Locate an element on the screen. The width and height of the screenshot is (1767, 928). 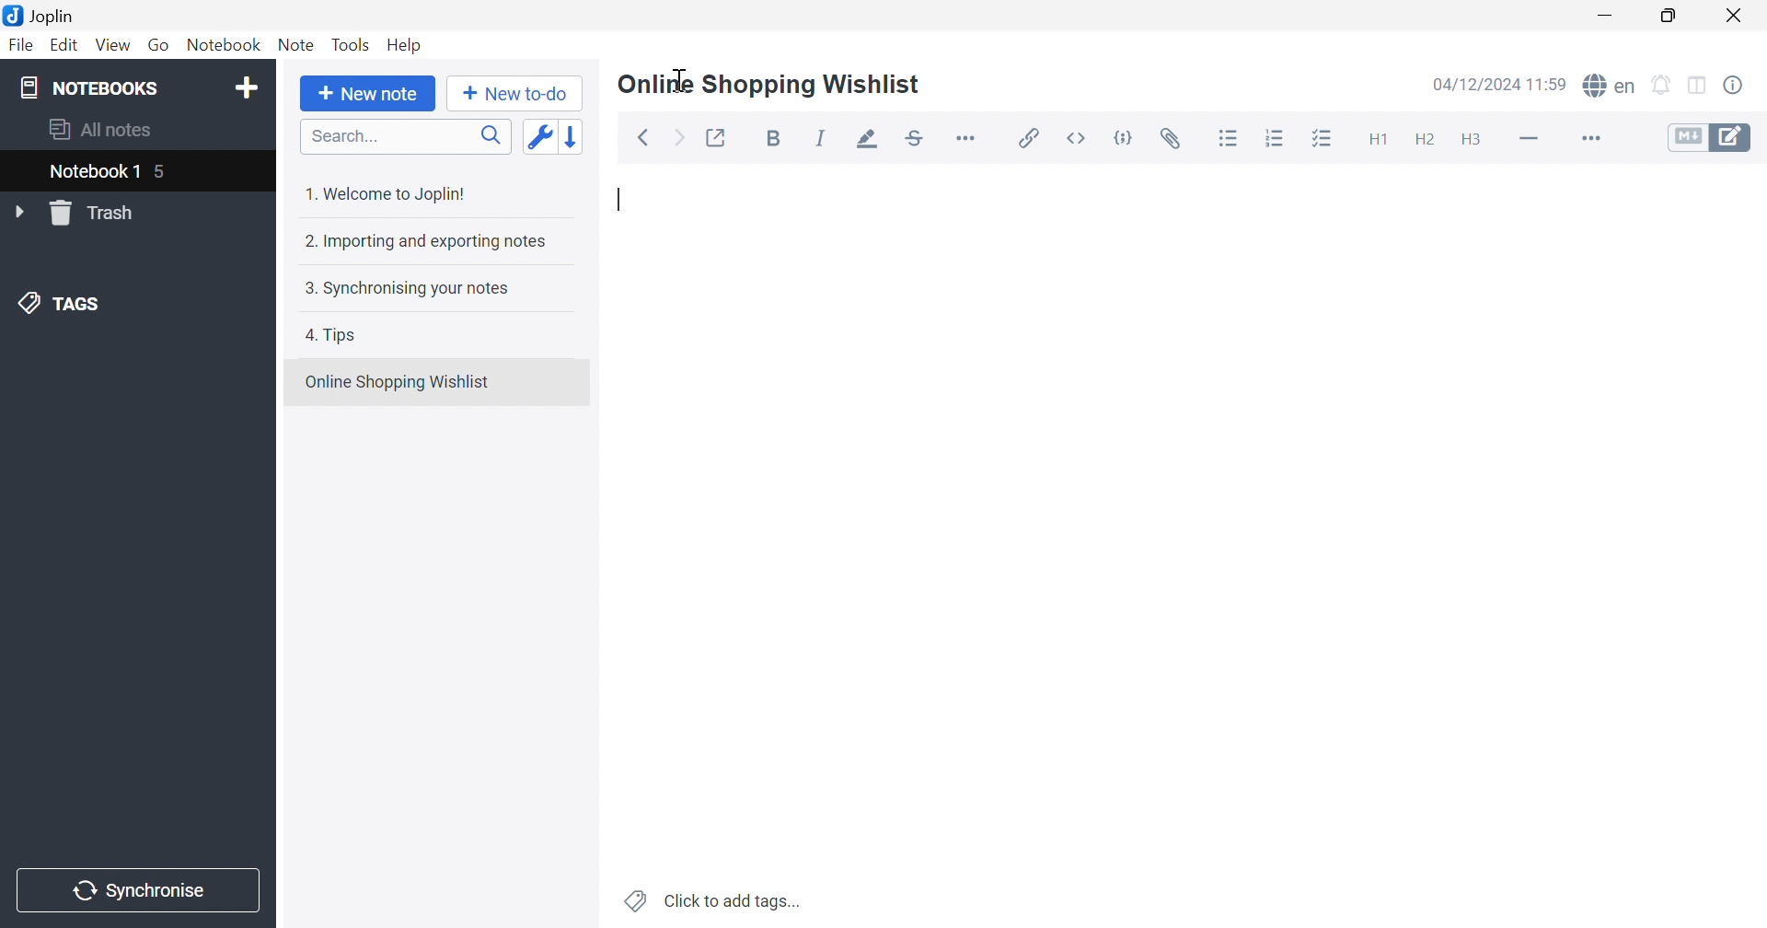
Heading 1 is located at coordinates (1381, 139).